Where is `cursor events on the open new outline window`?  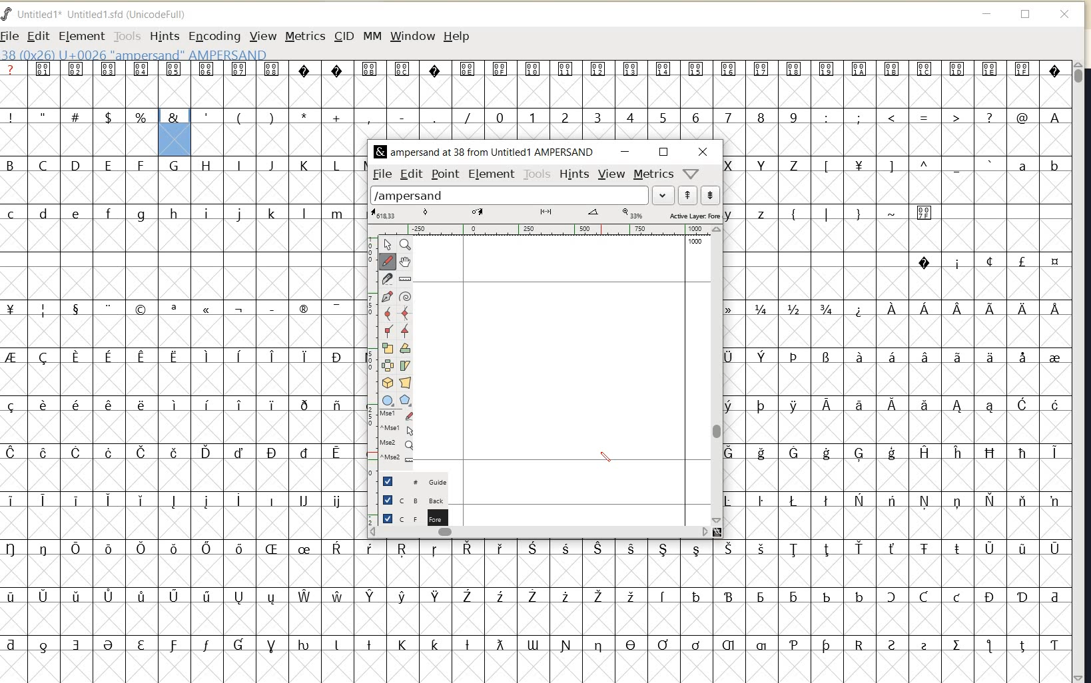
cursor events on the open new outline window is located at coordinates (398, 438).